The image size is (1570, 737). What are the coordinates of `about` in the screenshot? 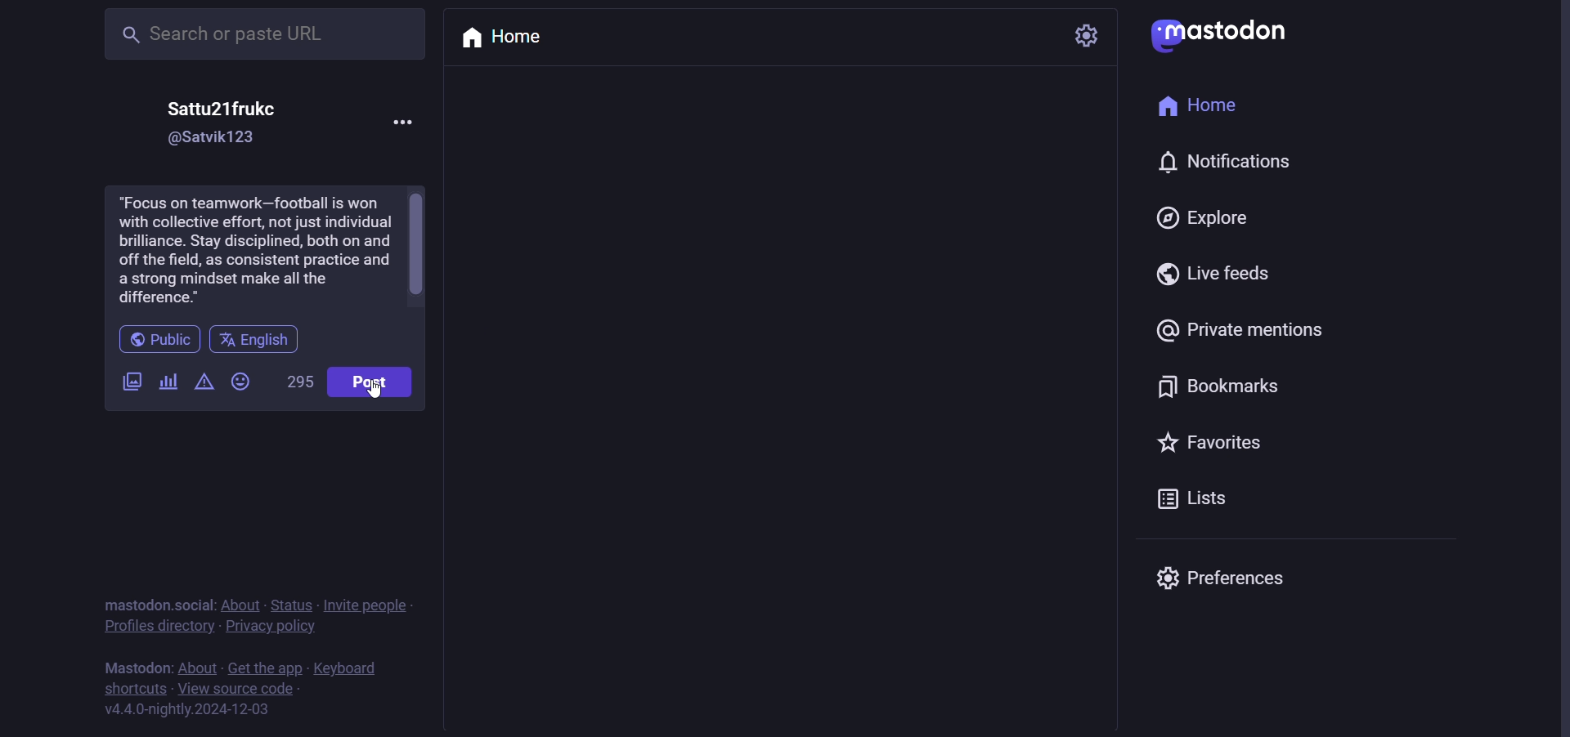 It's located at (196, 666).